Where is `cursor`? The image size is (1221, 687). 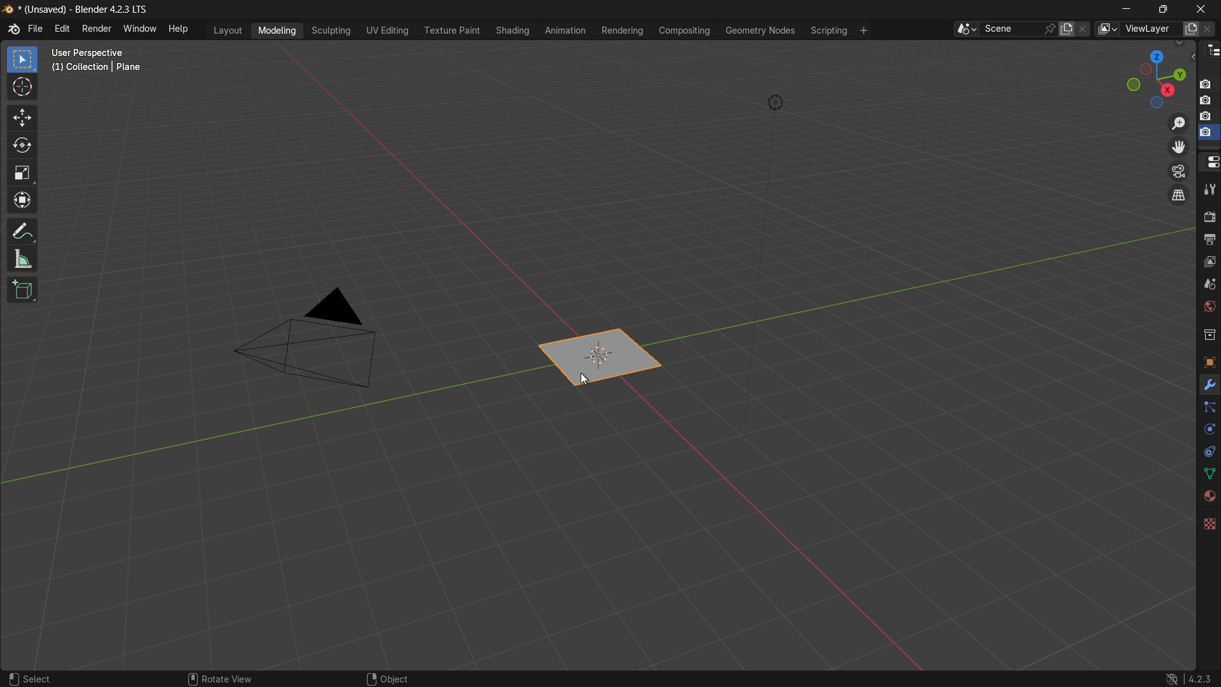
cursor is located at coordinates (582, 375).